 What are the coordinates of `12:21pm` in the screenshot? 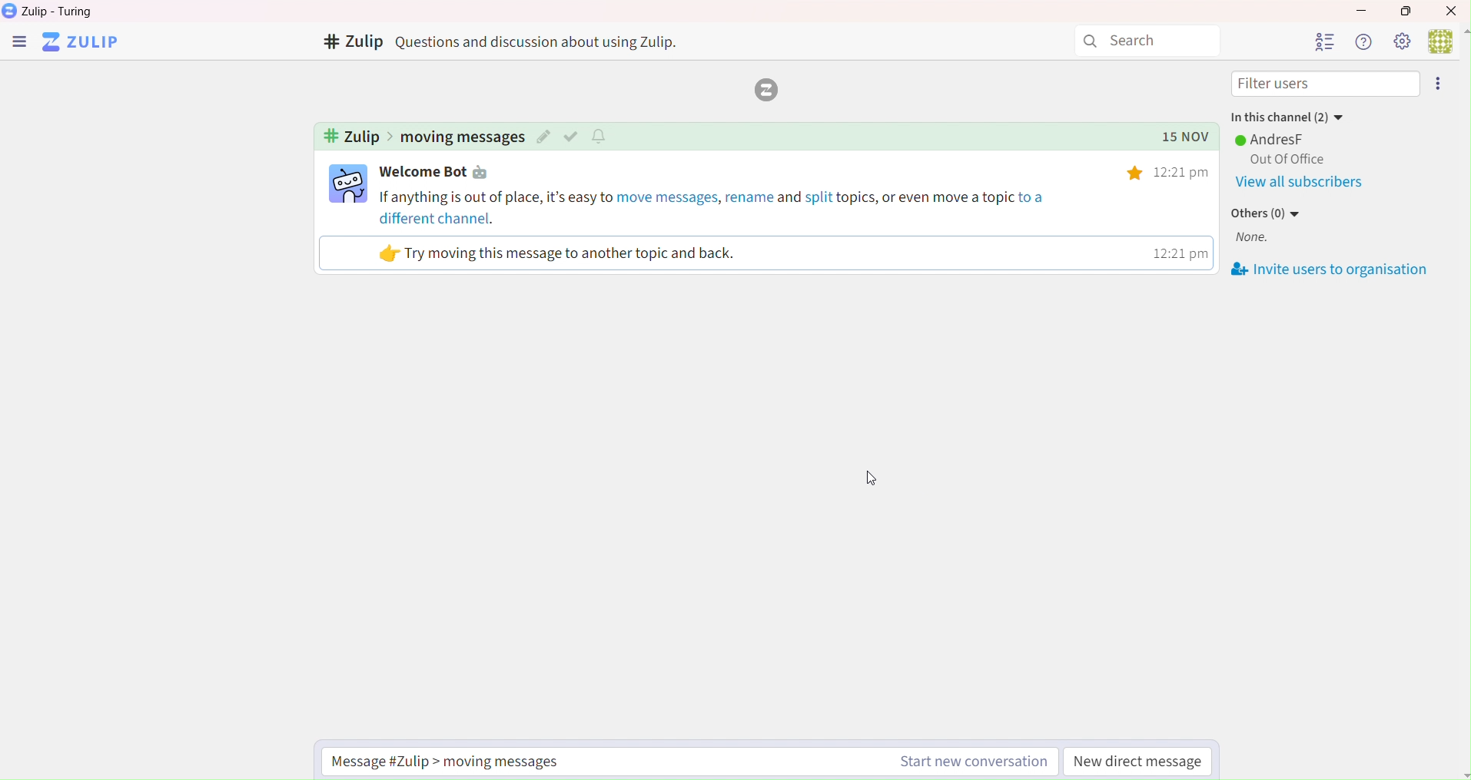 It's located at (1185, 172).